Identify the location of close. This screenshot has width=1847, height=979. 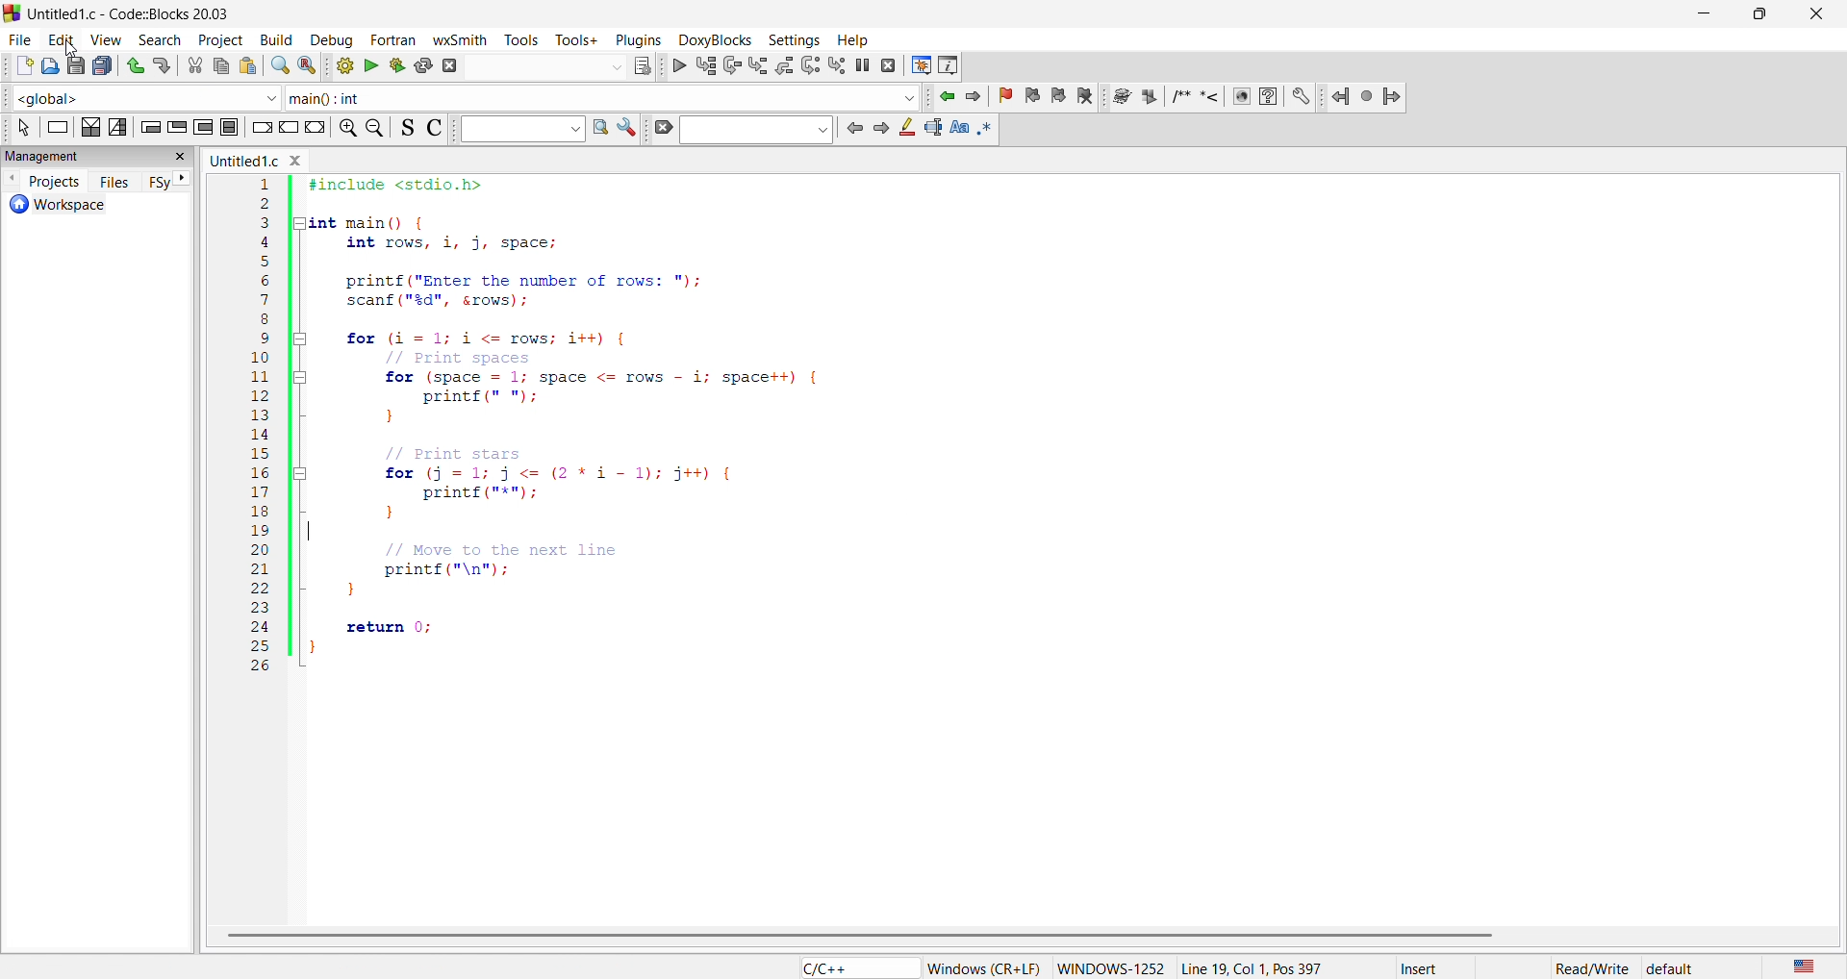
(1811, 13).